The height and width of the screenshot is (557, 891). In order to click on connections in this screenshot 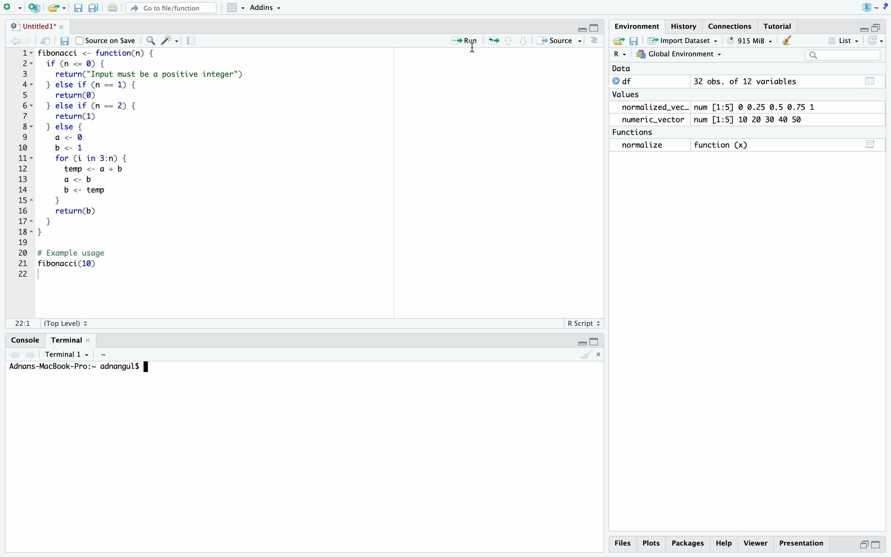, I will do `click(731, 24)`.